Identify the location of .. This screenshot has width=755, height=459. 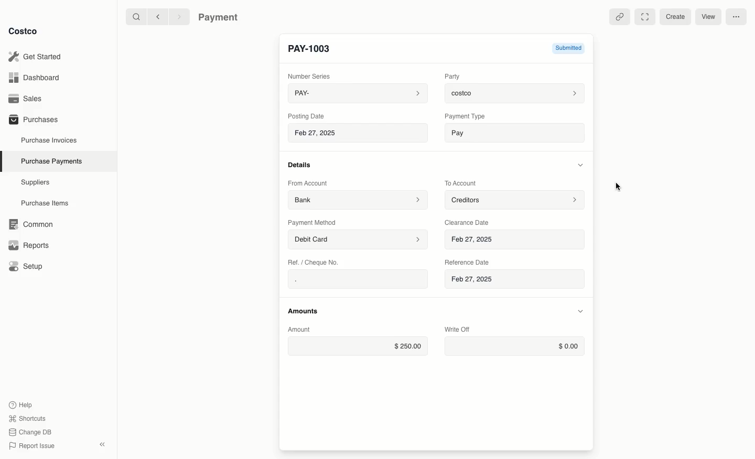
(327, 279).